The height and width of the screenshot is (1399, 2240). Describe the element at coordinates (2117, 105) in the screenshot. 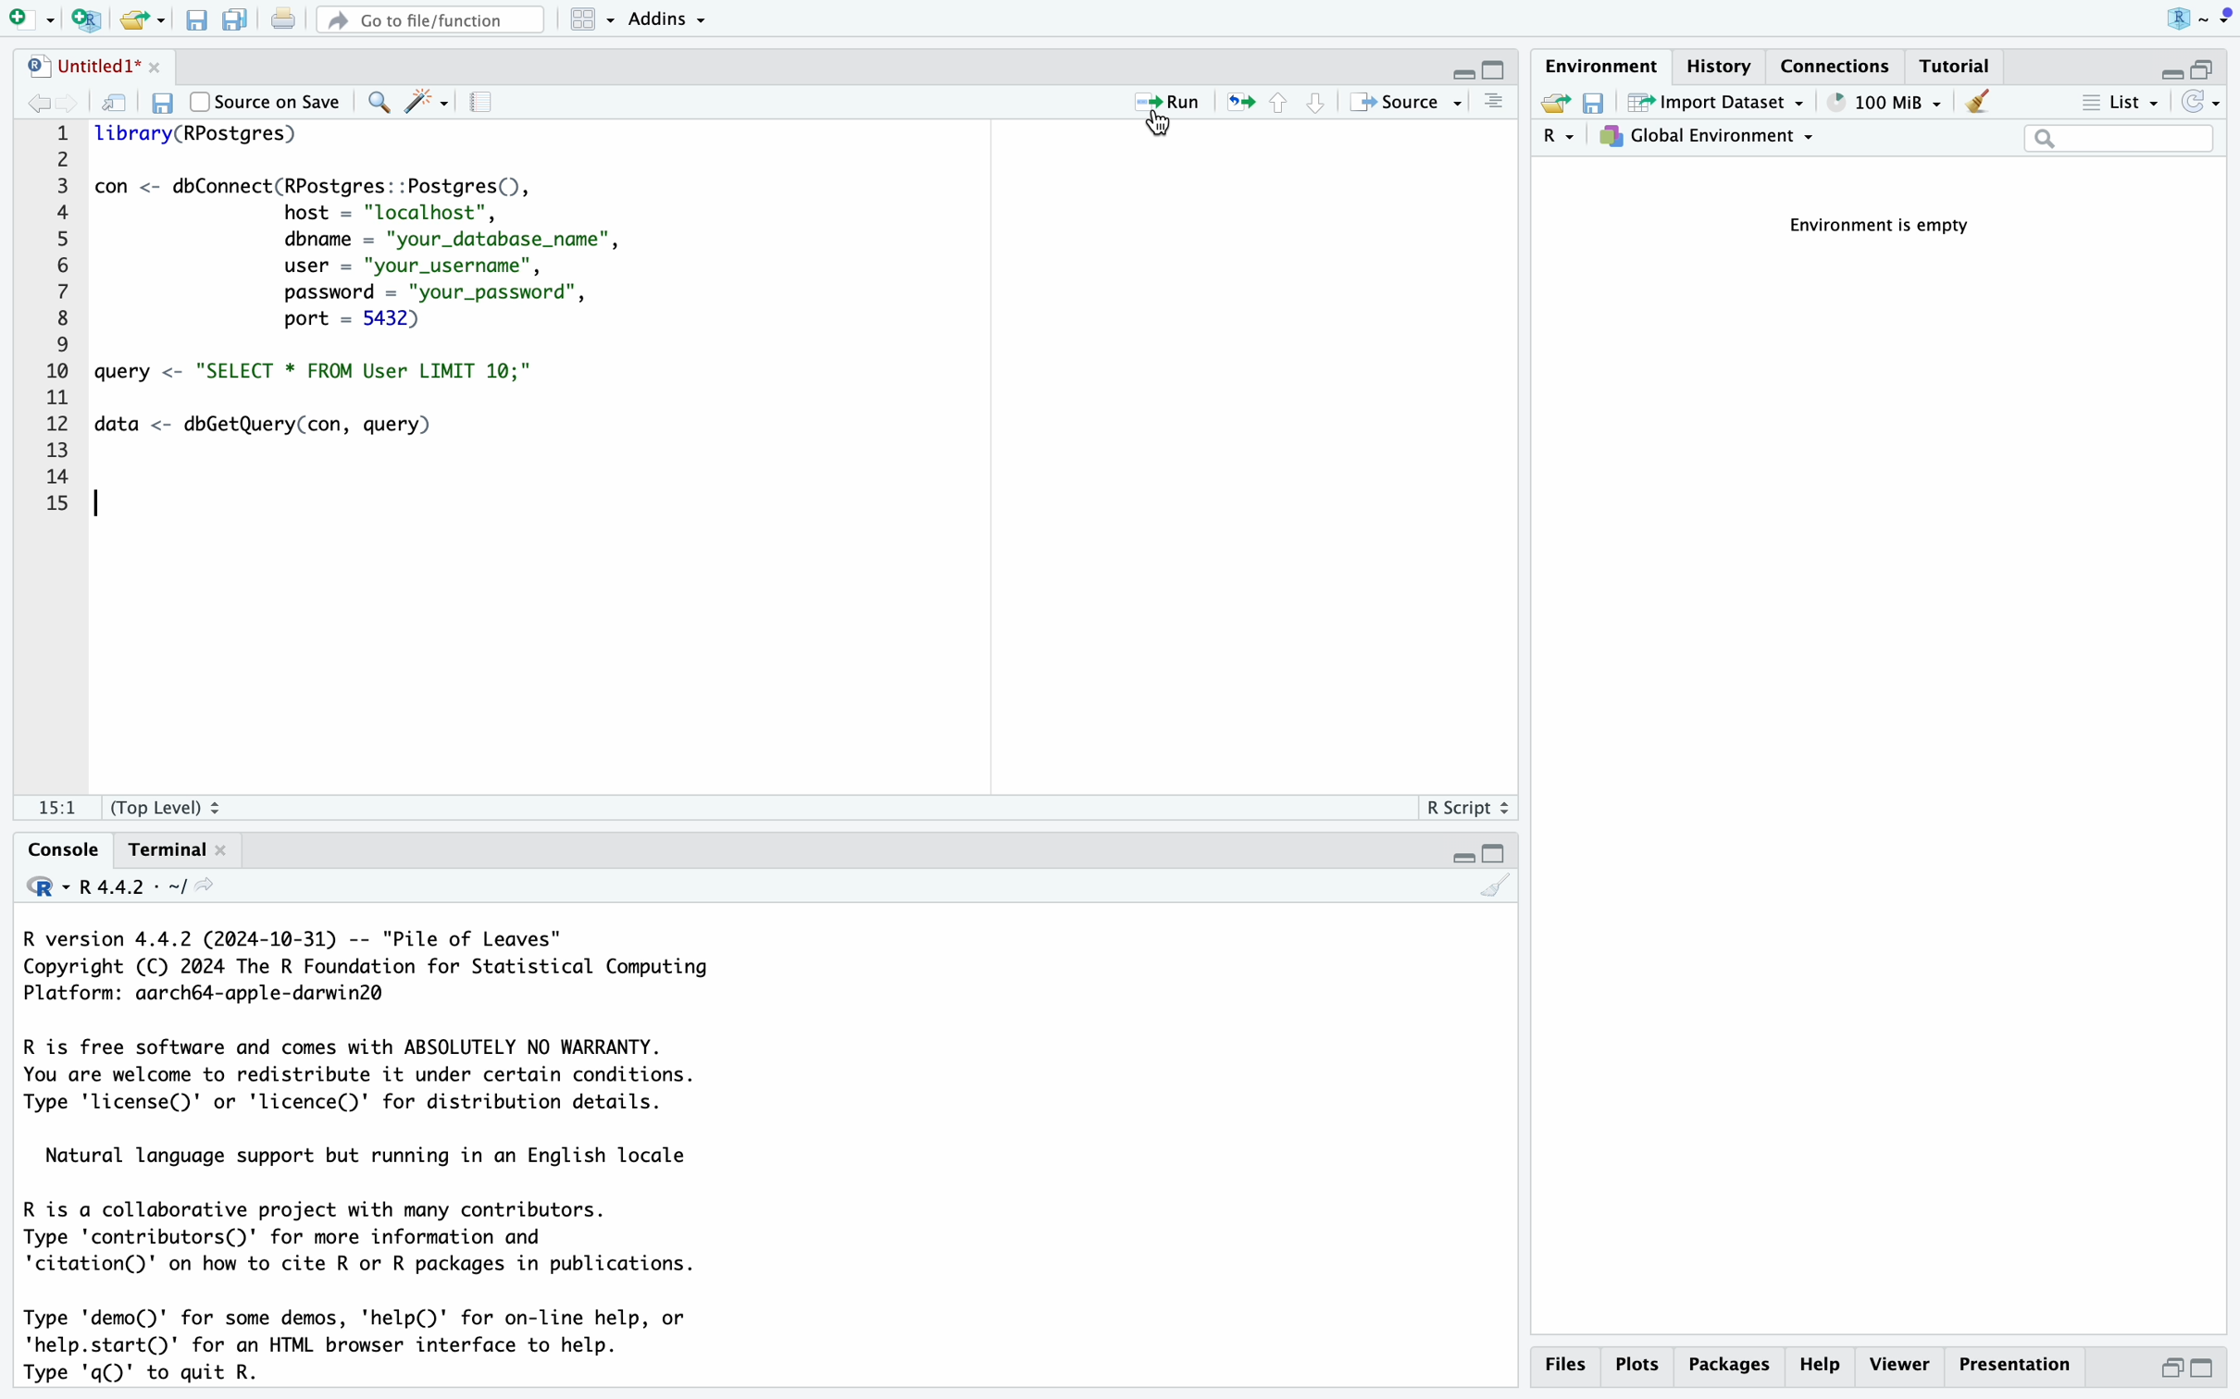

I see `list` at that location.